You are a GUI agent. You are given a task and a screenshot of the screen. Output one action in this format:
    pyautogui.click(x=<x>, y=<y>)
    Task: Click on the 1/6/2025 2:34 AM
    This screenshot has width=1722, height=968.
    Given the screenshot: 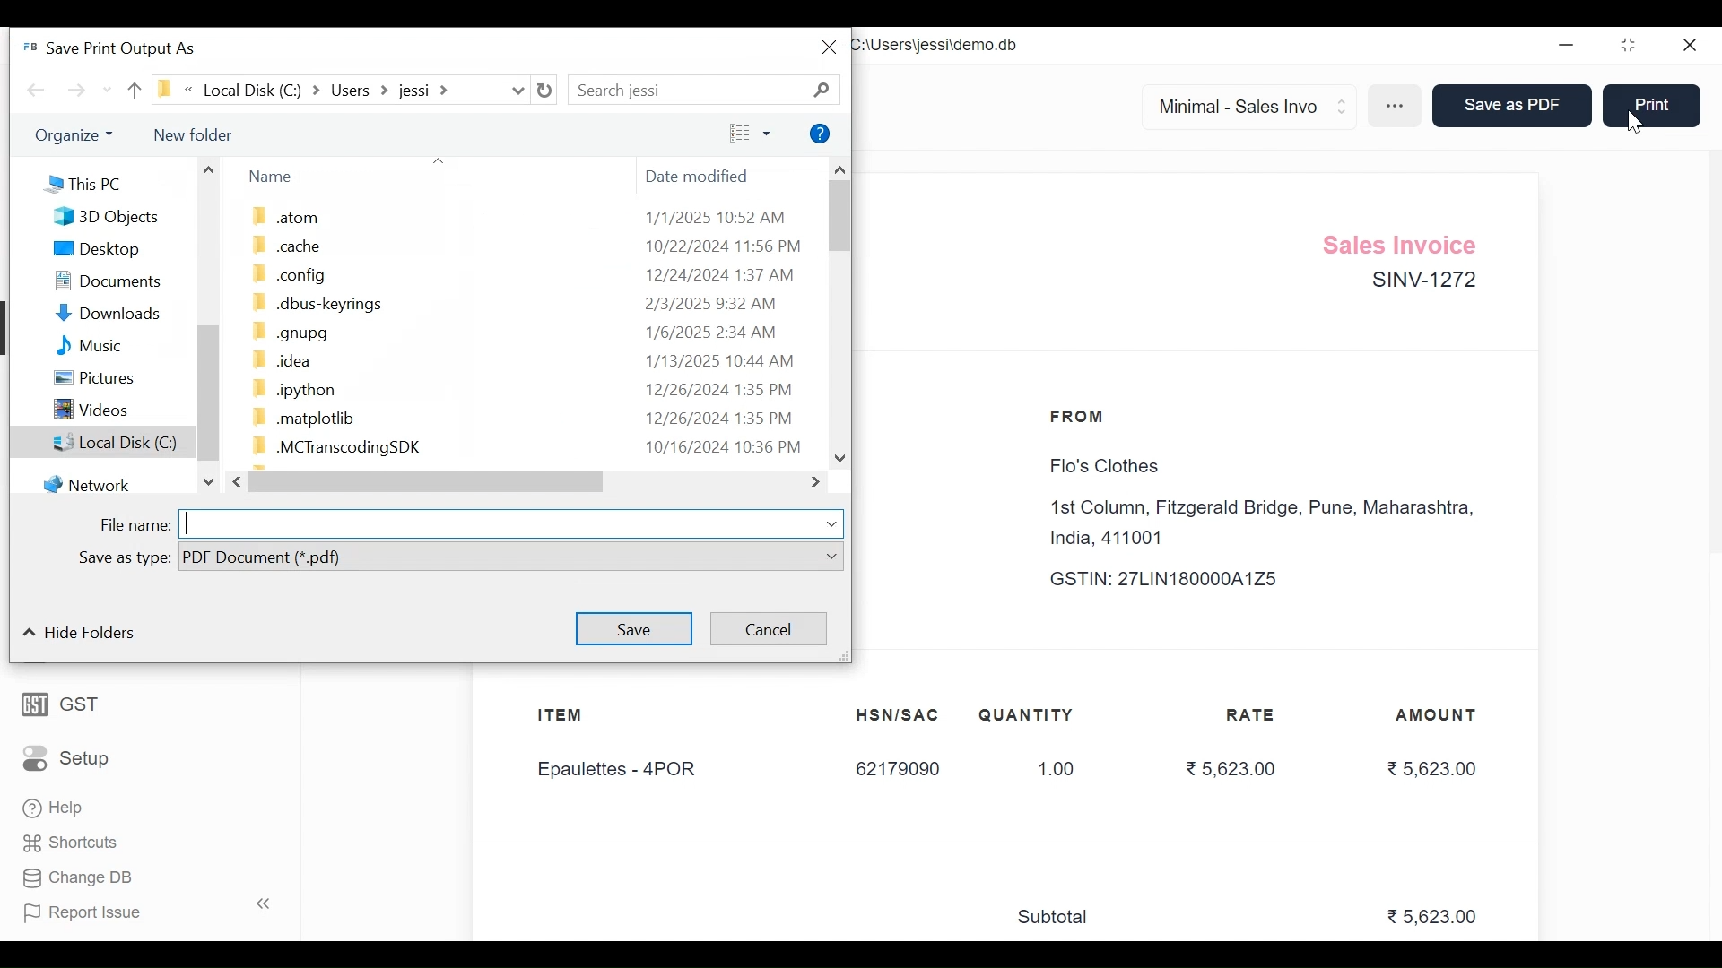 What is the action you would take?
    pyautogui.click(x=714, y=331)
    